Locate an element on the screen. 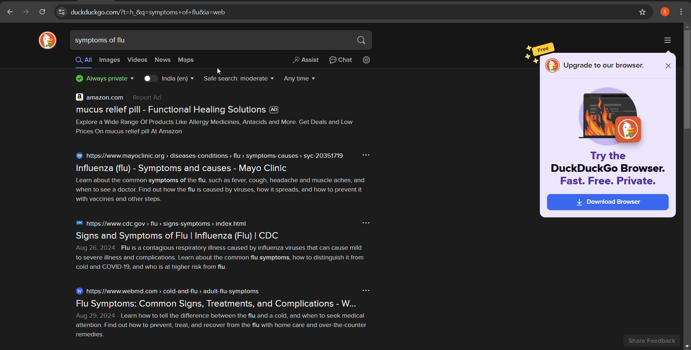  https//www.mayoclinic.org > diseases-conditions » flu >» symptoms-causes > syc-20351719 is located at coordinates (210, 156).